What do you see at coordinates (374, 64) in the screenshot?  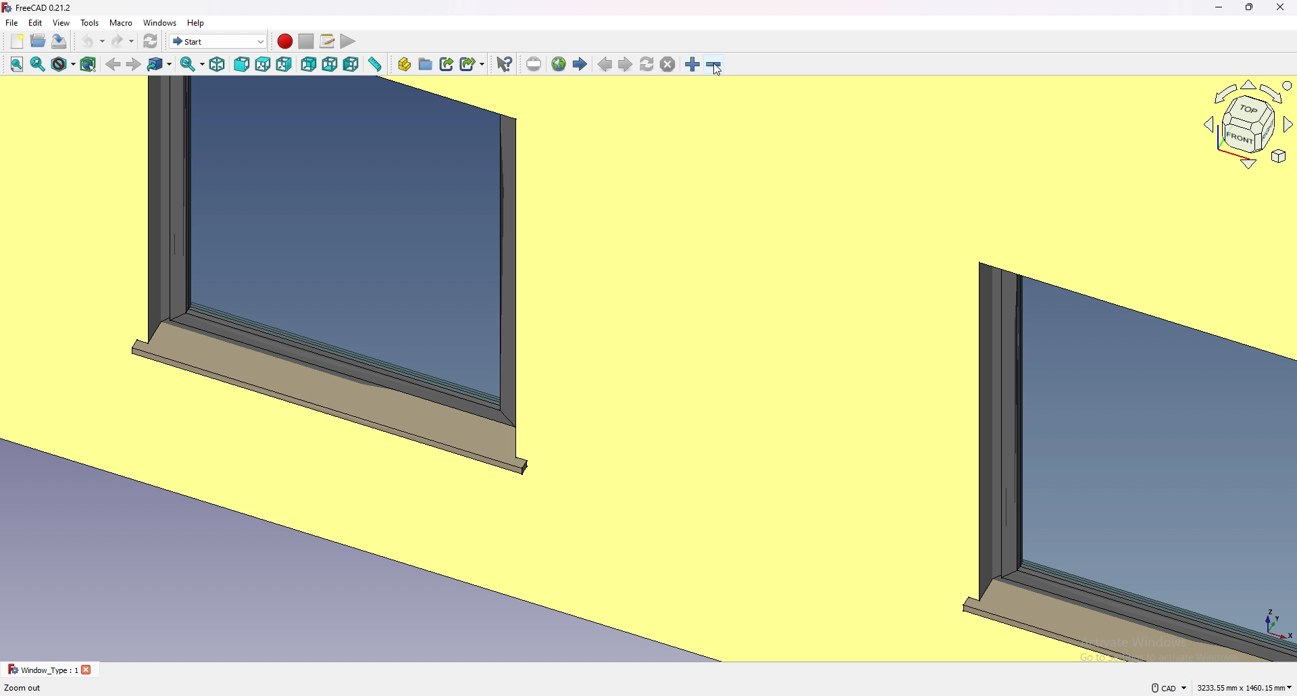 I see `measure distance` at bounding box center [374, 64].